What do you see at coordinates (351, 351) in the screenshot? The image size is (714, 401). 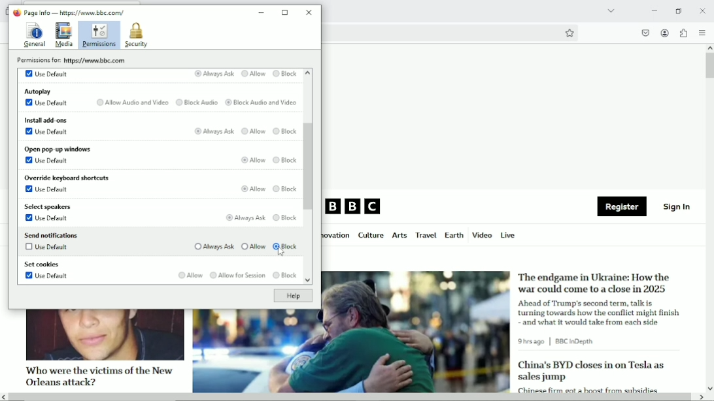 I see `image` at bounding box center [351, 351].